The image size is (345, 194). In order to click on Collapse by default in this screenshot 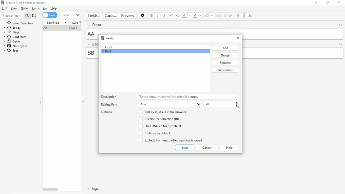, I will do `click(154, 133)`.